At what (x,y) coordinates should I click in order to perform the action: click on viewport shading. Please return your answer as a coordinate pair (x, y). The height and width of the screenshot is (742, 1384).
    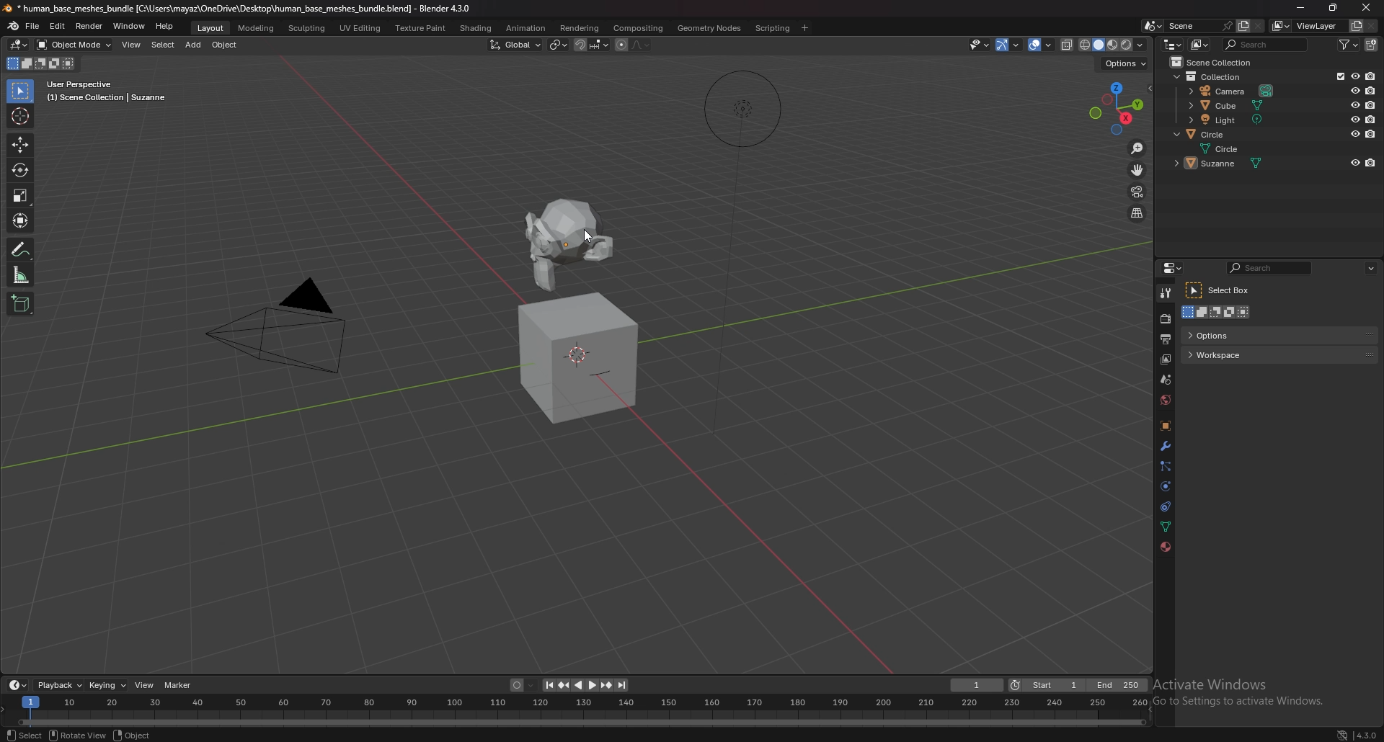
    Looking at the image, I should click on (1114, 44).